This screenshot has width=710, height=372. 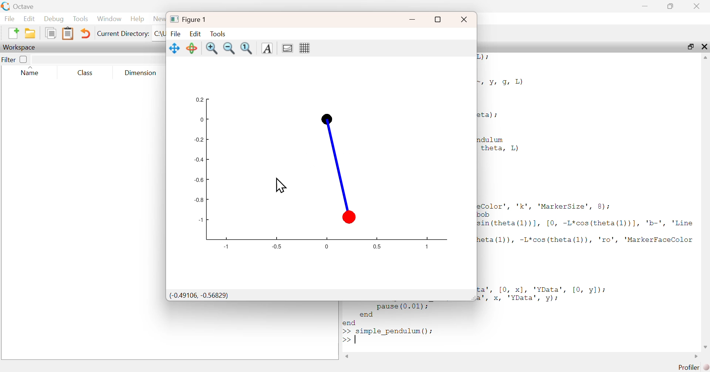 What do you see at coordinates (704, 47) in the screenshot?
I see `Close` at bounding box center [704, 47].